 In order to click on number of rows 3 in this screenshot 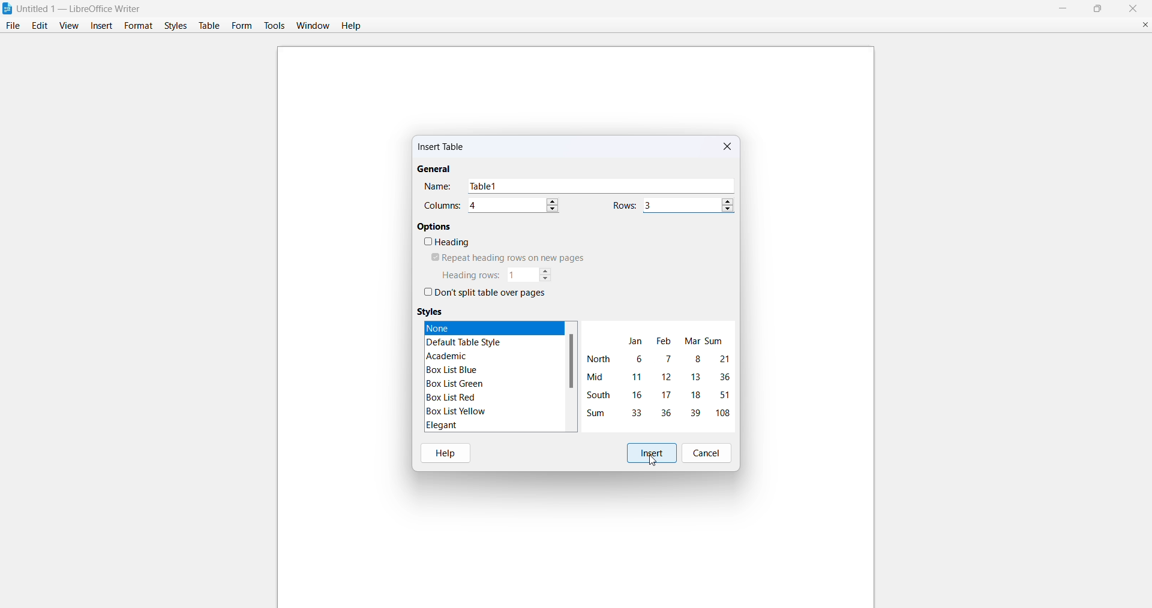, I will do `click(680, 205)`.